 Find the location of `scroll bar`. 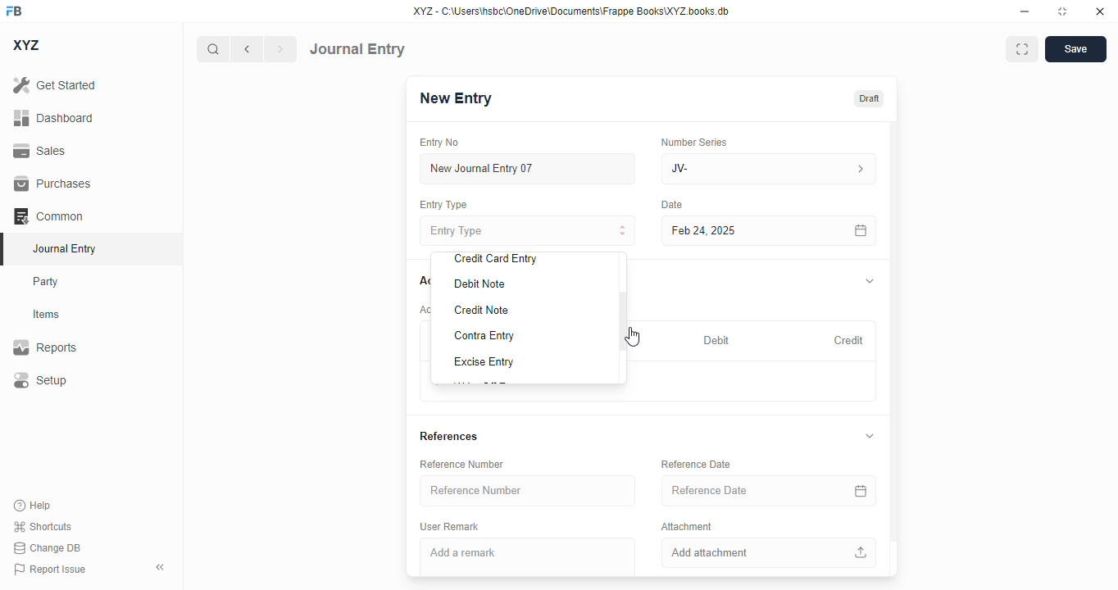

scroll bar is located at coordinates (624, 319).